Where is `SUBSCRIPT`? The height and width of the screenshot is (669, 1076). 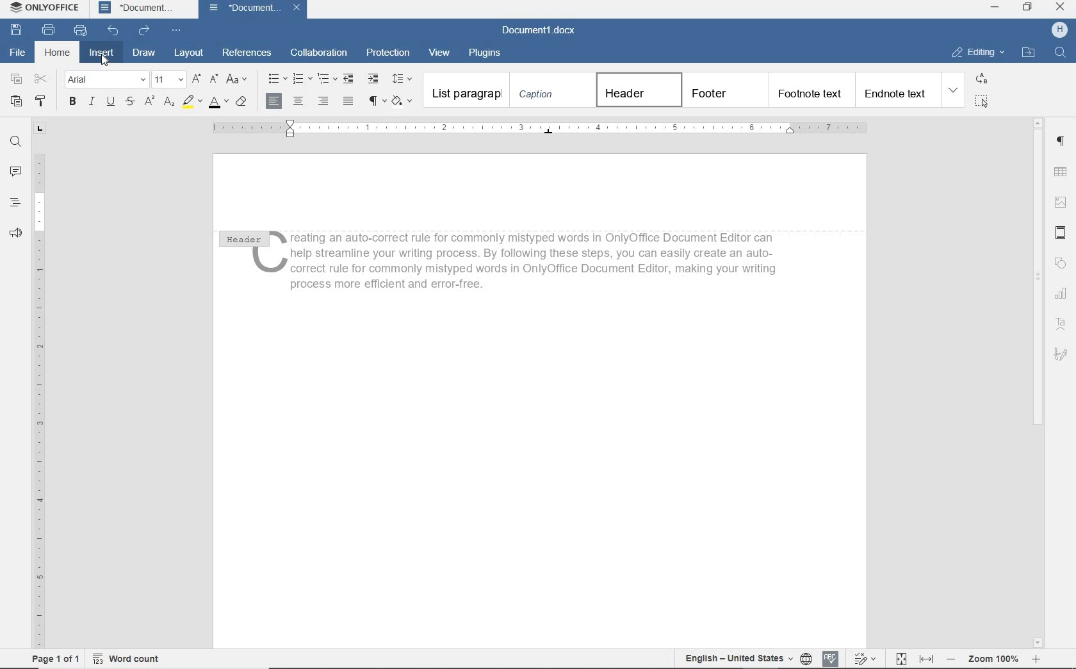 SUBSCRIPT is located at coordinates (169, 103).